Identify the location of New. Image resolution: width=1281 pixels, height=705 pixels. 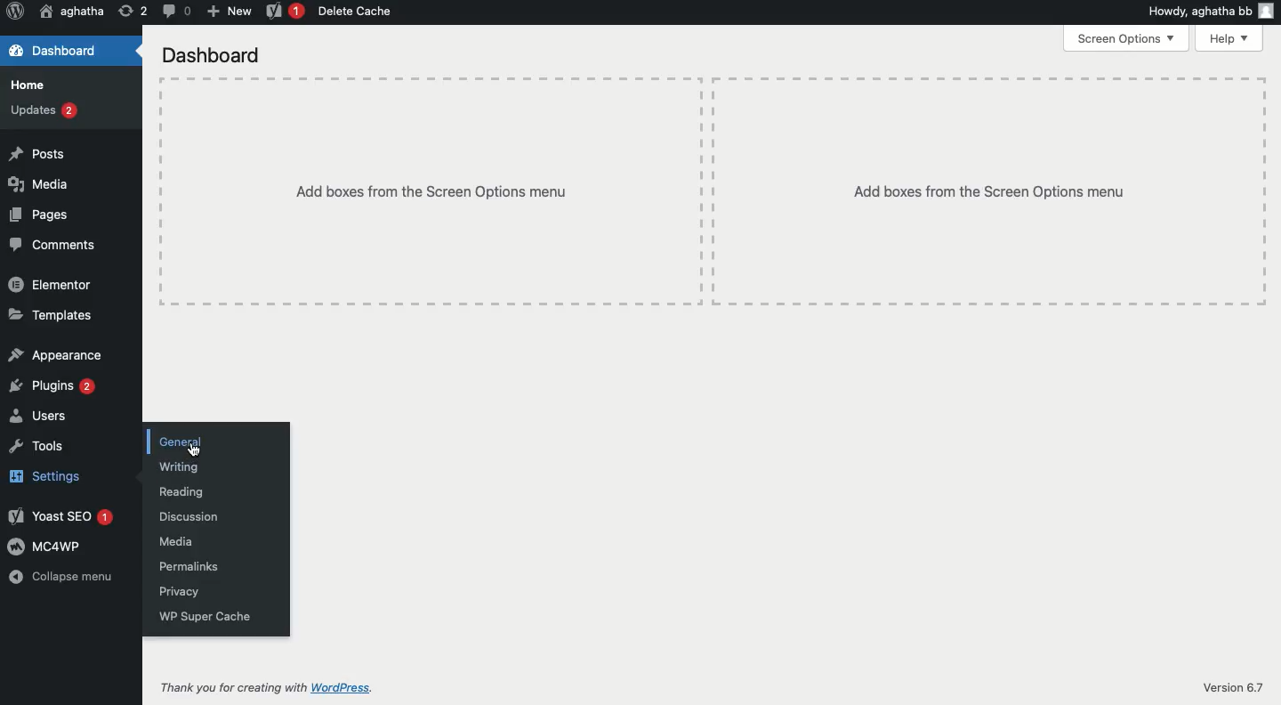
(226, 11).